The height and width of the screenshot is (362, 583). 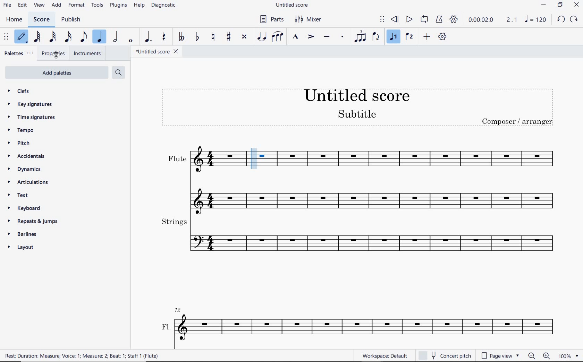 I want to click on layout, so click(x=22, y=248).